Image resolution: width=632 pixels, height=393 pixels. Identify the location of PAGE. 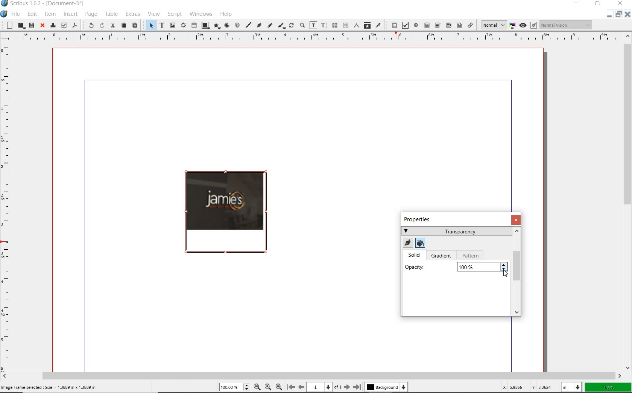
(91, 14).